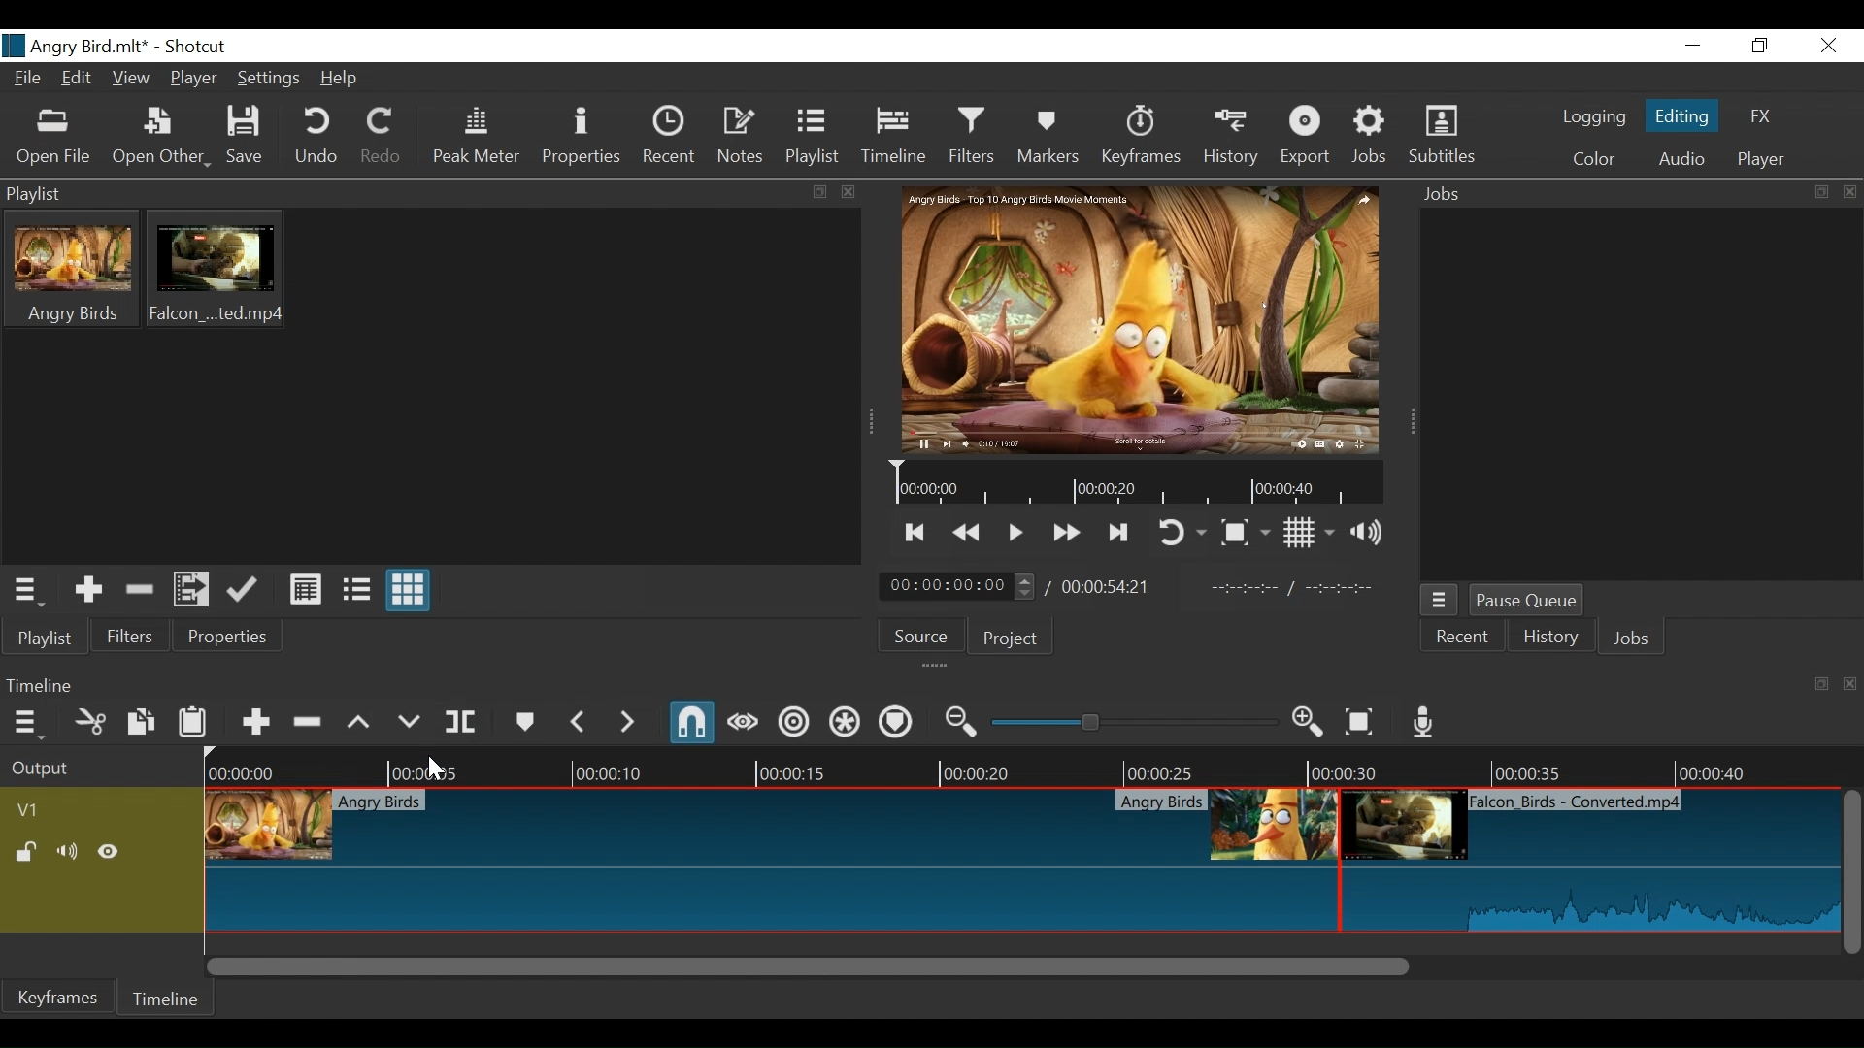 Image resolution: width=1864 pixels, height=1048 pixels. Describe the element at coordinates (1362, 766) in the screenshot. I see `Timeline` at that location.